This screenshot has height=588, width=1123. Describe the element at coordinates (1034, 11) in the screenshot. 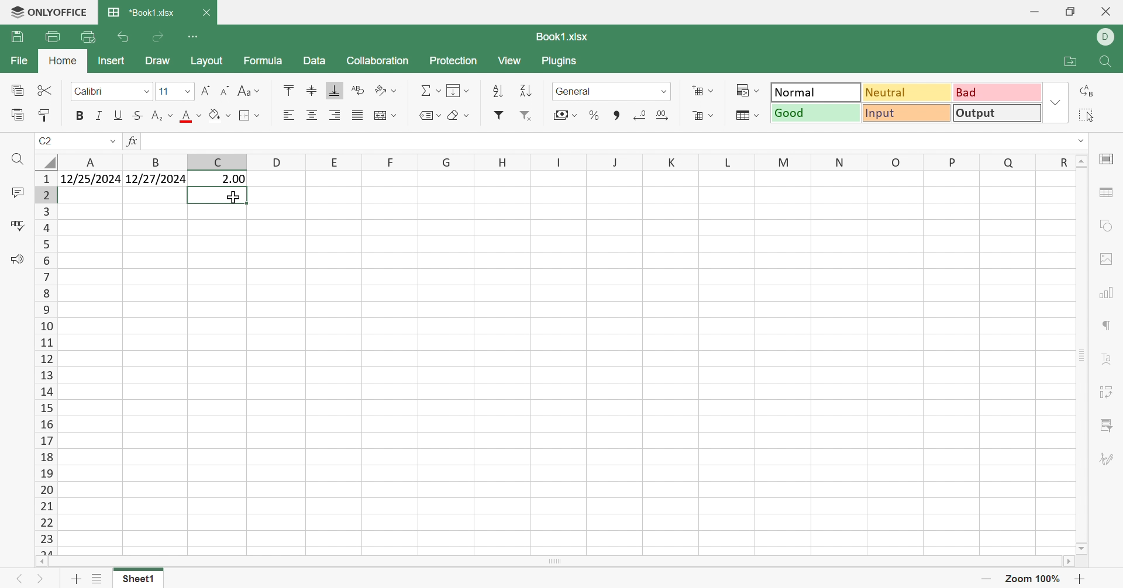

I see `Minimize` at that location.